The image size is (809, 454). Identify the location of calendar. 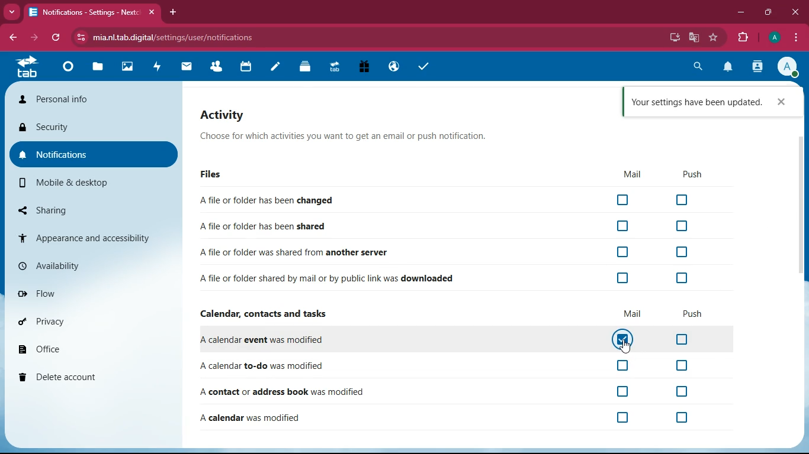
(248, 67).